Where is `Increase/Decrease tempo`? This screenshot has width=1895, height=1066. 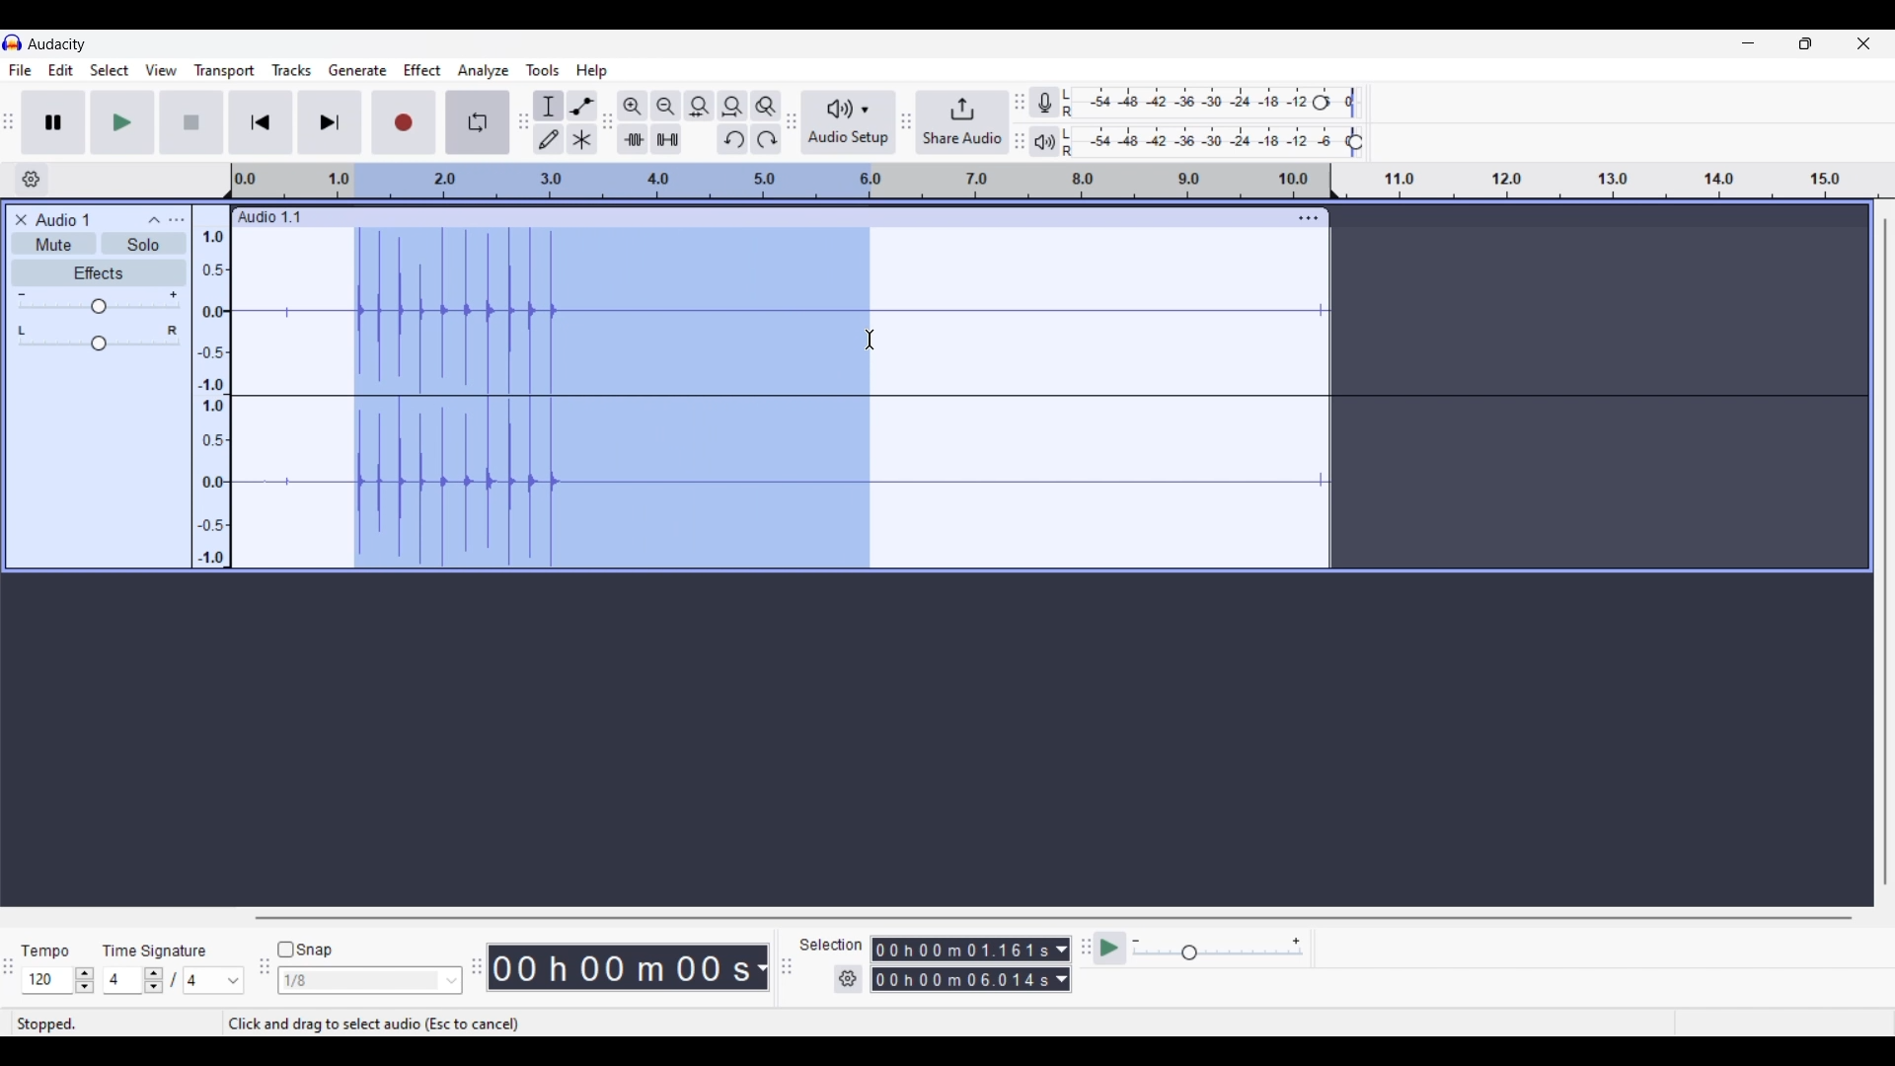
Increase/Decrease tempo is located at coordinates (84, 981).